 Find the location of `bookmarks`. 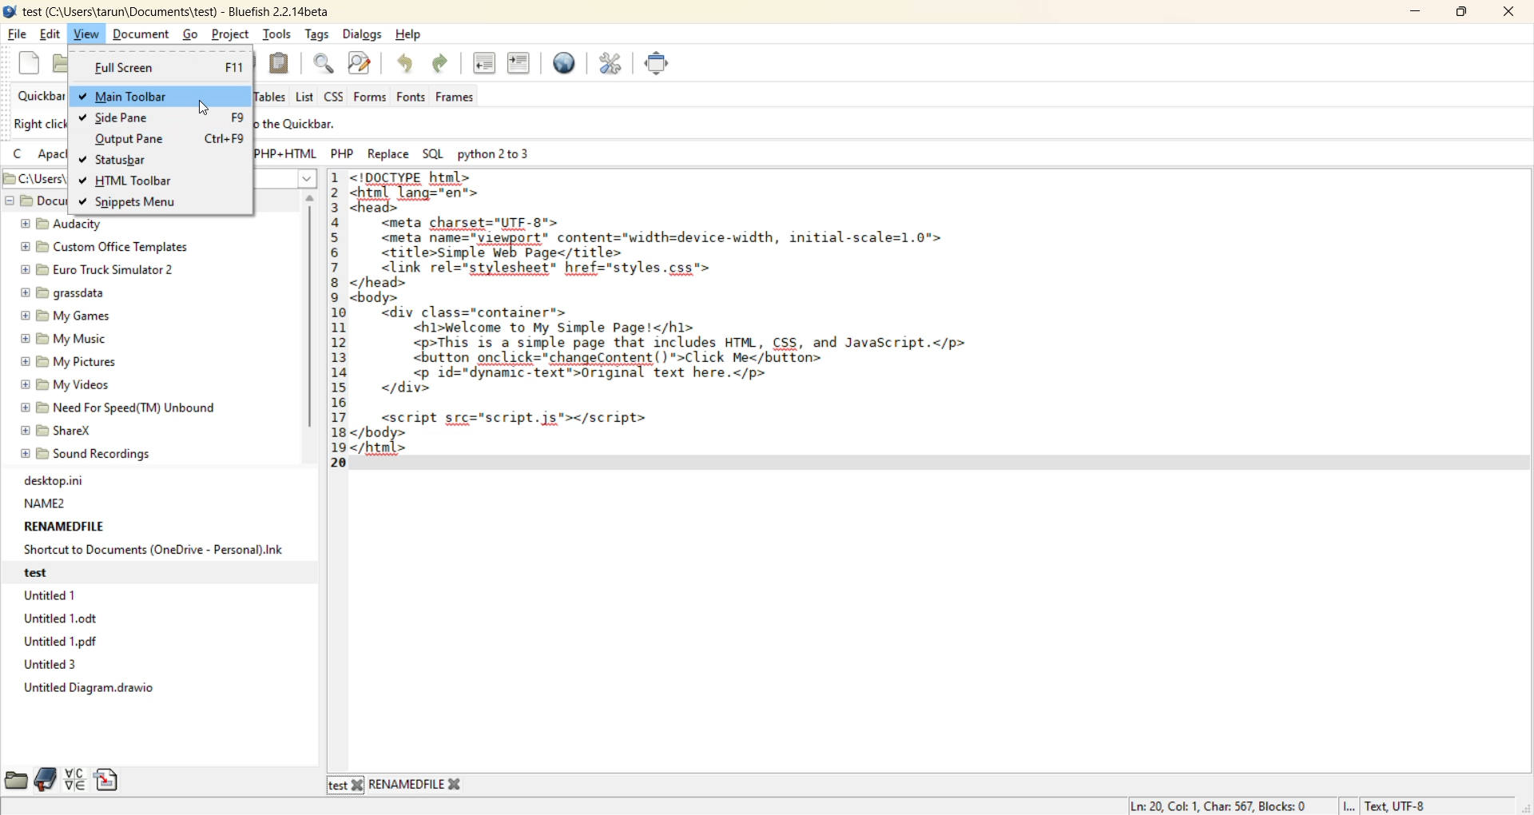

bookmarks is located at coordinates (46, 778).